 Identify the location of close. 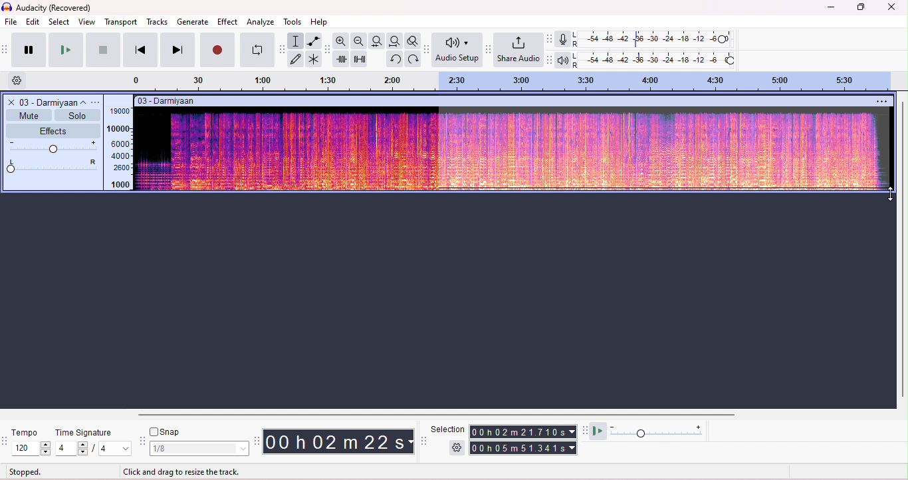
(10, 102).